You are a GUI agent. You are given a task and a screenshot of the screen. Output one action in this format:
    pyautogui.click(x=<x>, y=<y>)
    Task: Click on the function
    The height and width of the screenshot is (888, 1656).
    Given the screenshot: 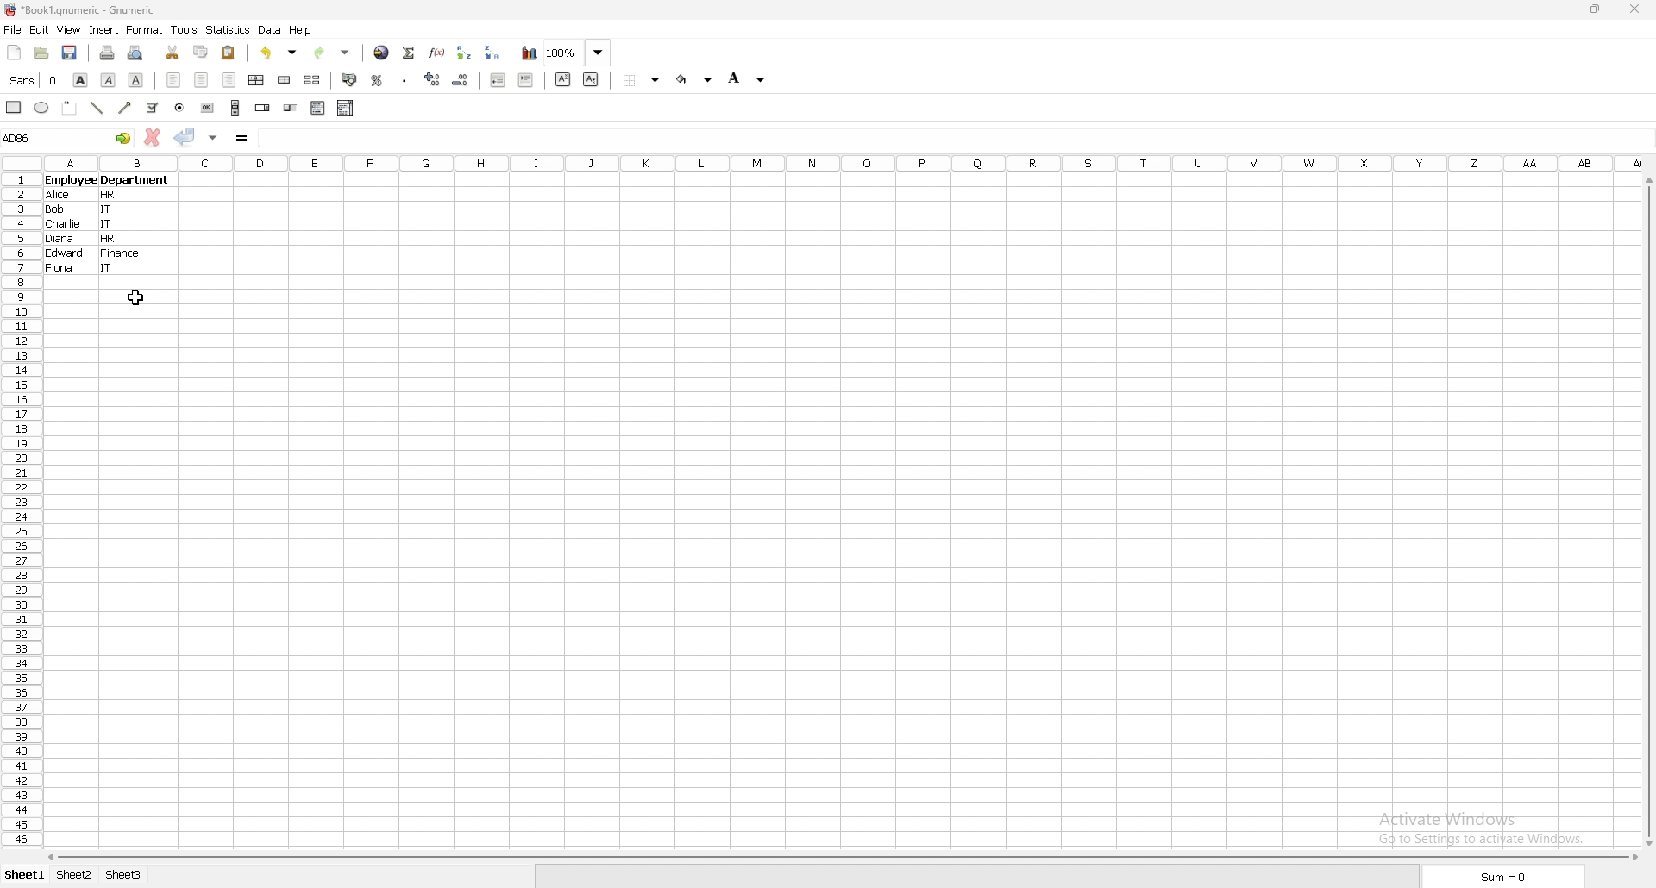 What is the action you would take?
    pyautogui.click(x=436, y=53)
    